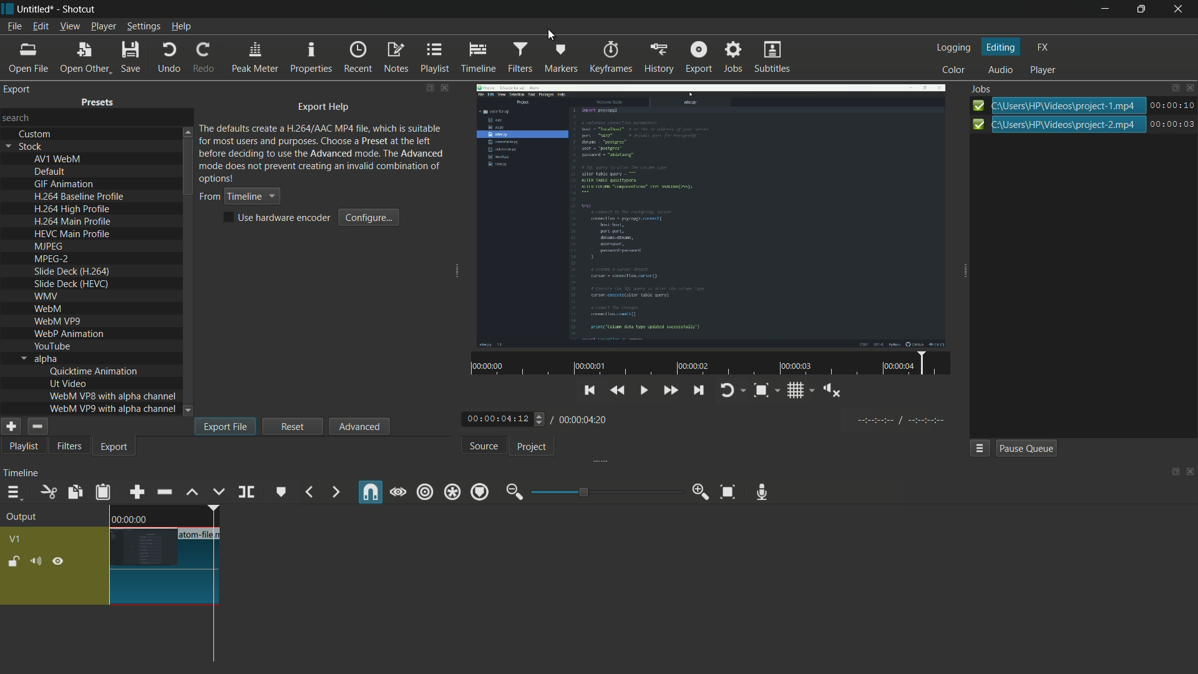 This screenshot has width=1198, height=674. I want to click on timeline dropdown, so click(238, 197).